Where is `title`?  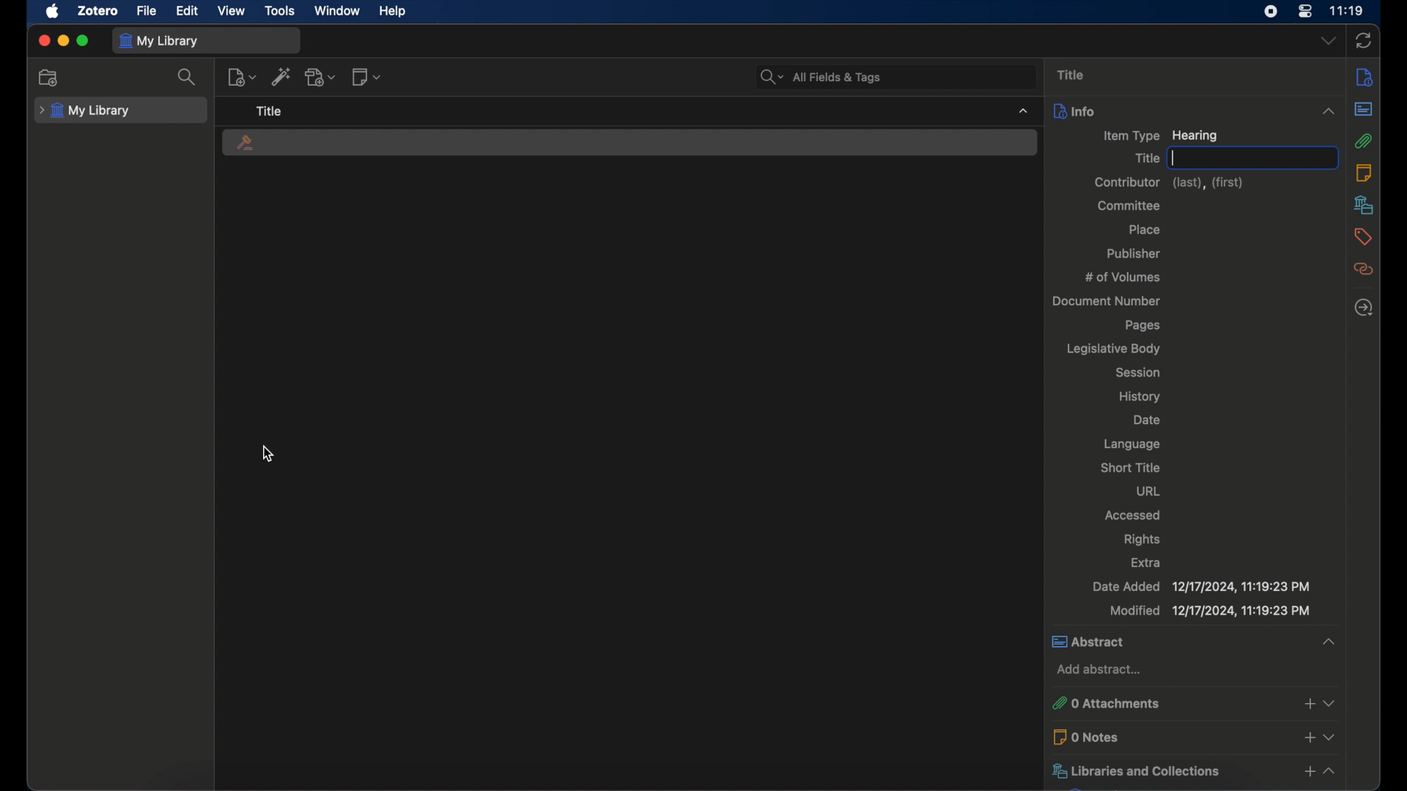 title is located at coordinates (269, 111).